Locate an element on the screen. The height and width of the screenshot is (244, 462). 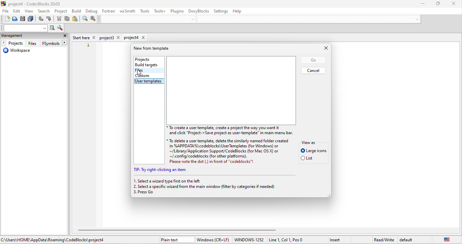
undo is located at coordinates (41, 20).